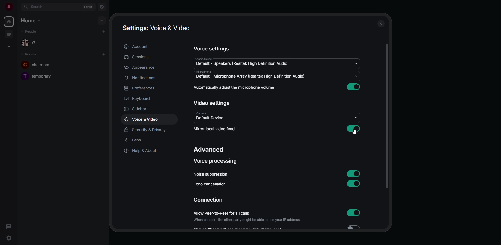  What do you see at coordinates (157, 28) in the screenshot?
I see `settings voice & video` at bounding box center [157, 28].